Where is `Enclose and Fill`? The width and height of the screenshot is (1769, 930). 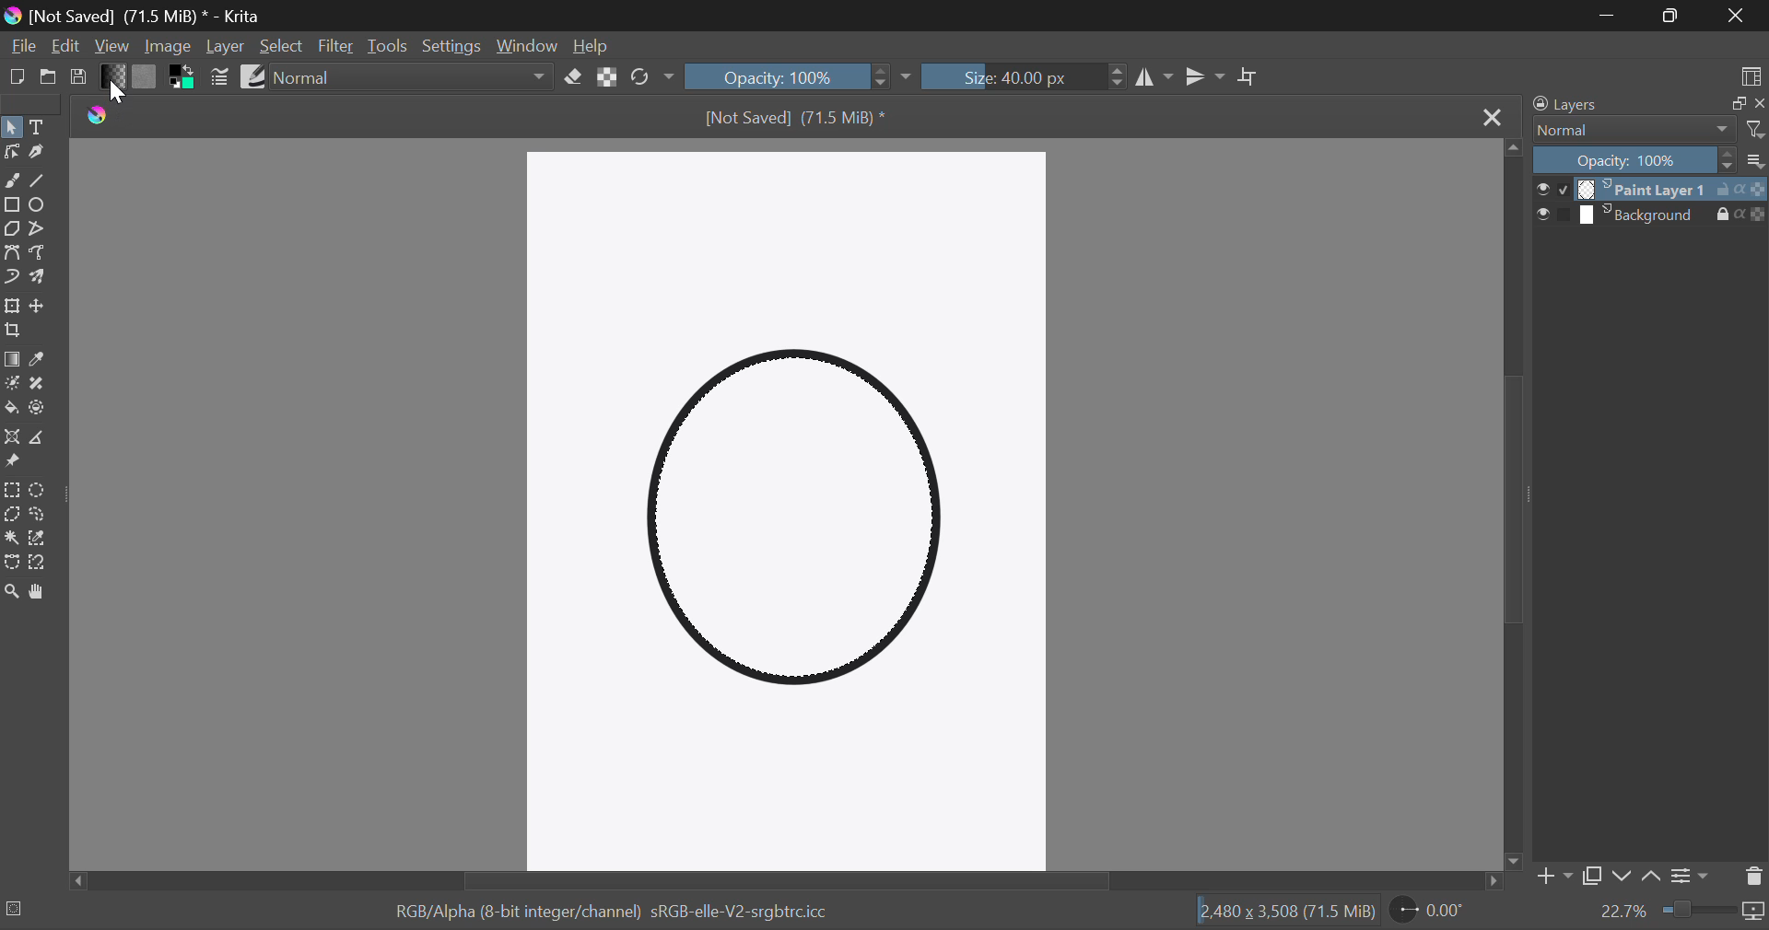 Enclose and Fill is located at coordinates (43, 408).